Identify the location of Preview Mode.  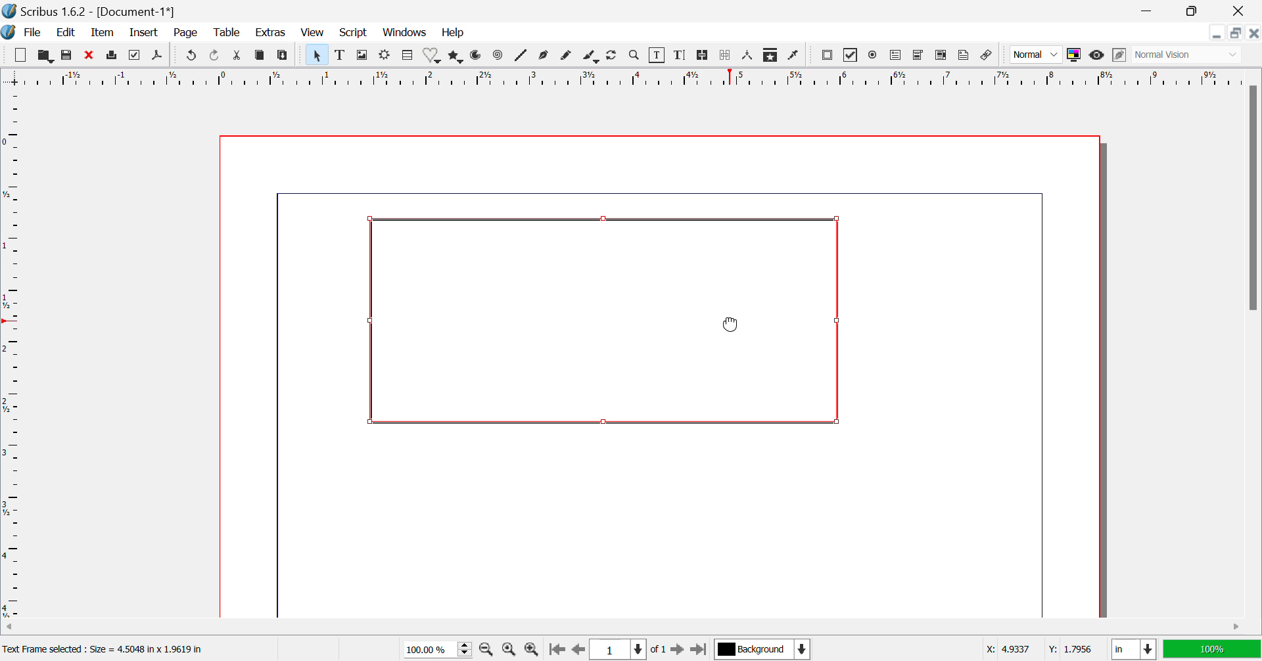
(1097, 57).